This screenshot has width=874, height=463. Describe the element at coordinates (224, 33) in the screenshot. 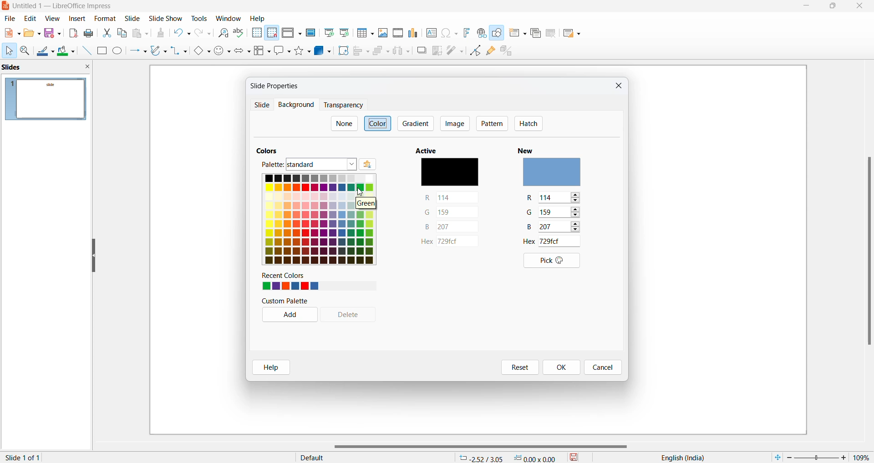

I see `find ` at that location.